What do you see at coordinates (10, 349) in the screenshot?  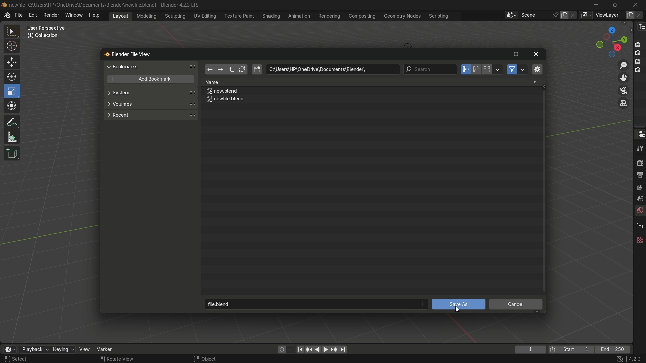 I see `timeline` at bounding box center [10, 349].